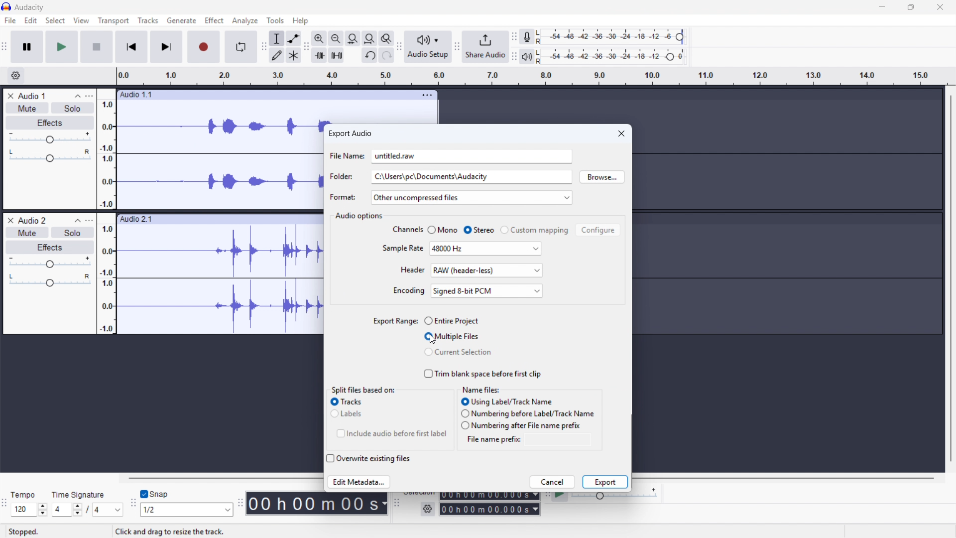 The image size is (956, 538). Describe the element at coordinates (142, 532) in the screenshot. I see `volume +0.0 dB` at that location.